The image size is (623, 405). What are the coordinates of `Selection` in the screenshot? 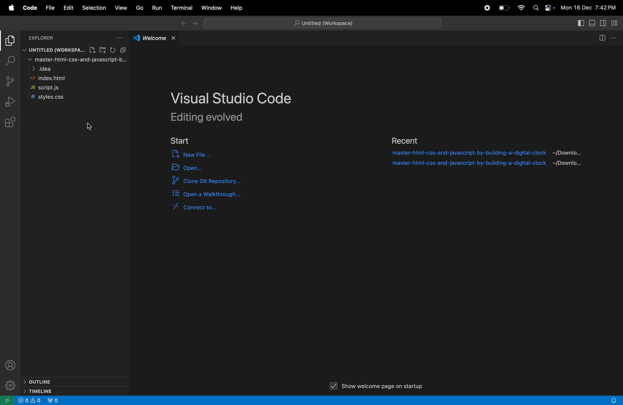 It's located at (94, 8).